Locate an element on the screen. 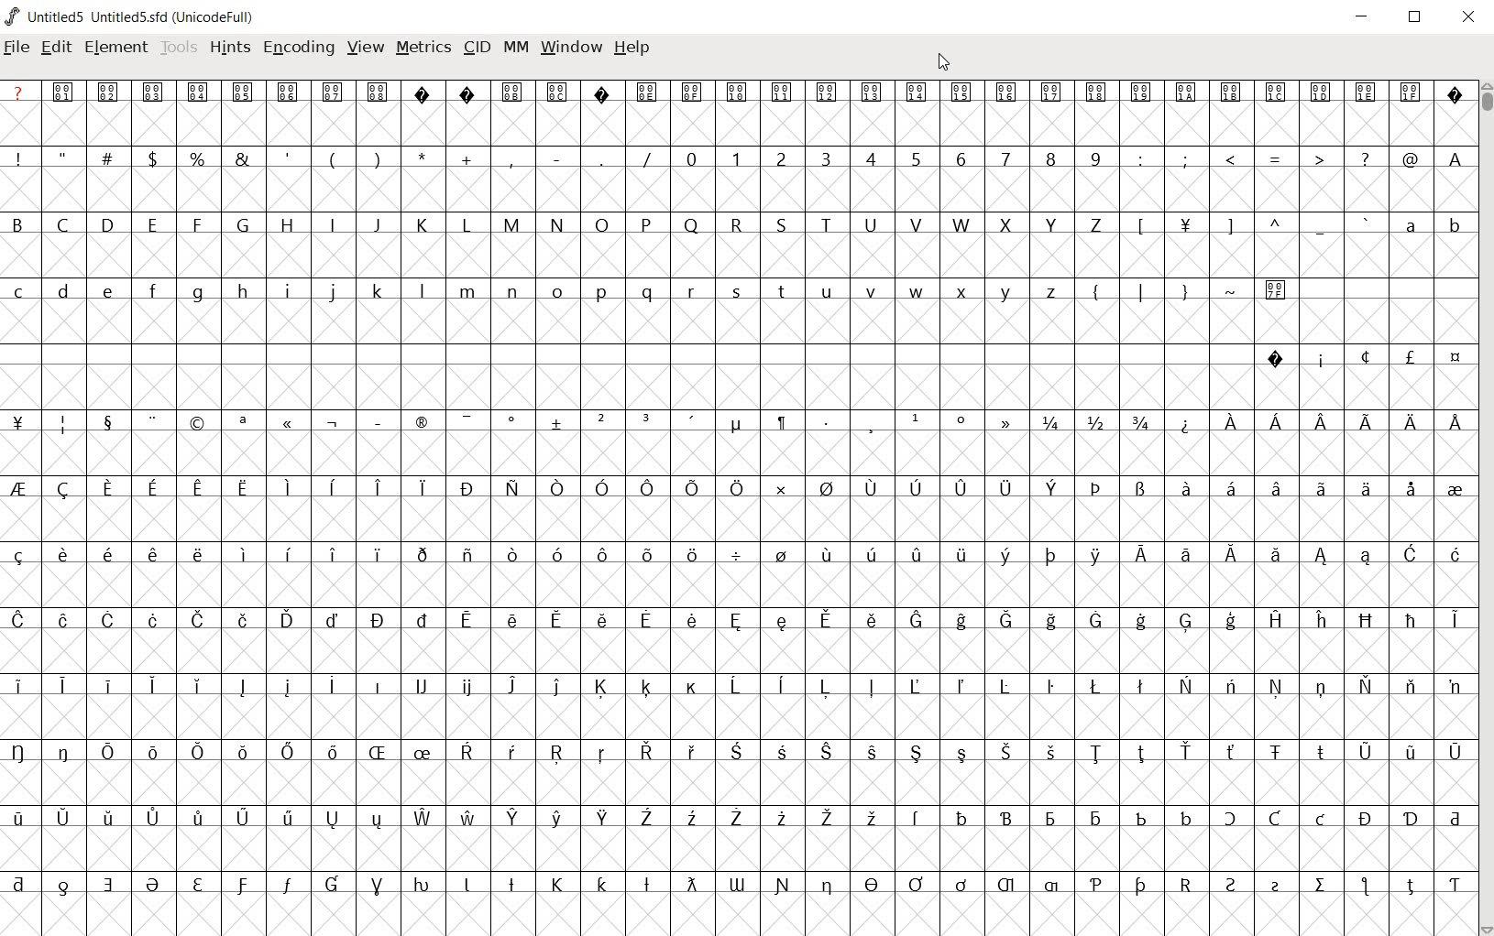 The width and height of the screenshot is (1494, 936). Symbol is located at coordinates (151, 818).